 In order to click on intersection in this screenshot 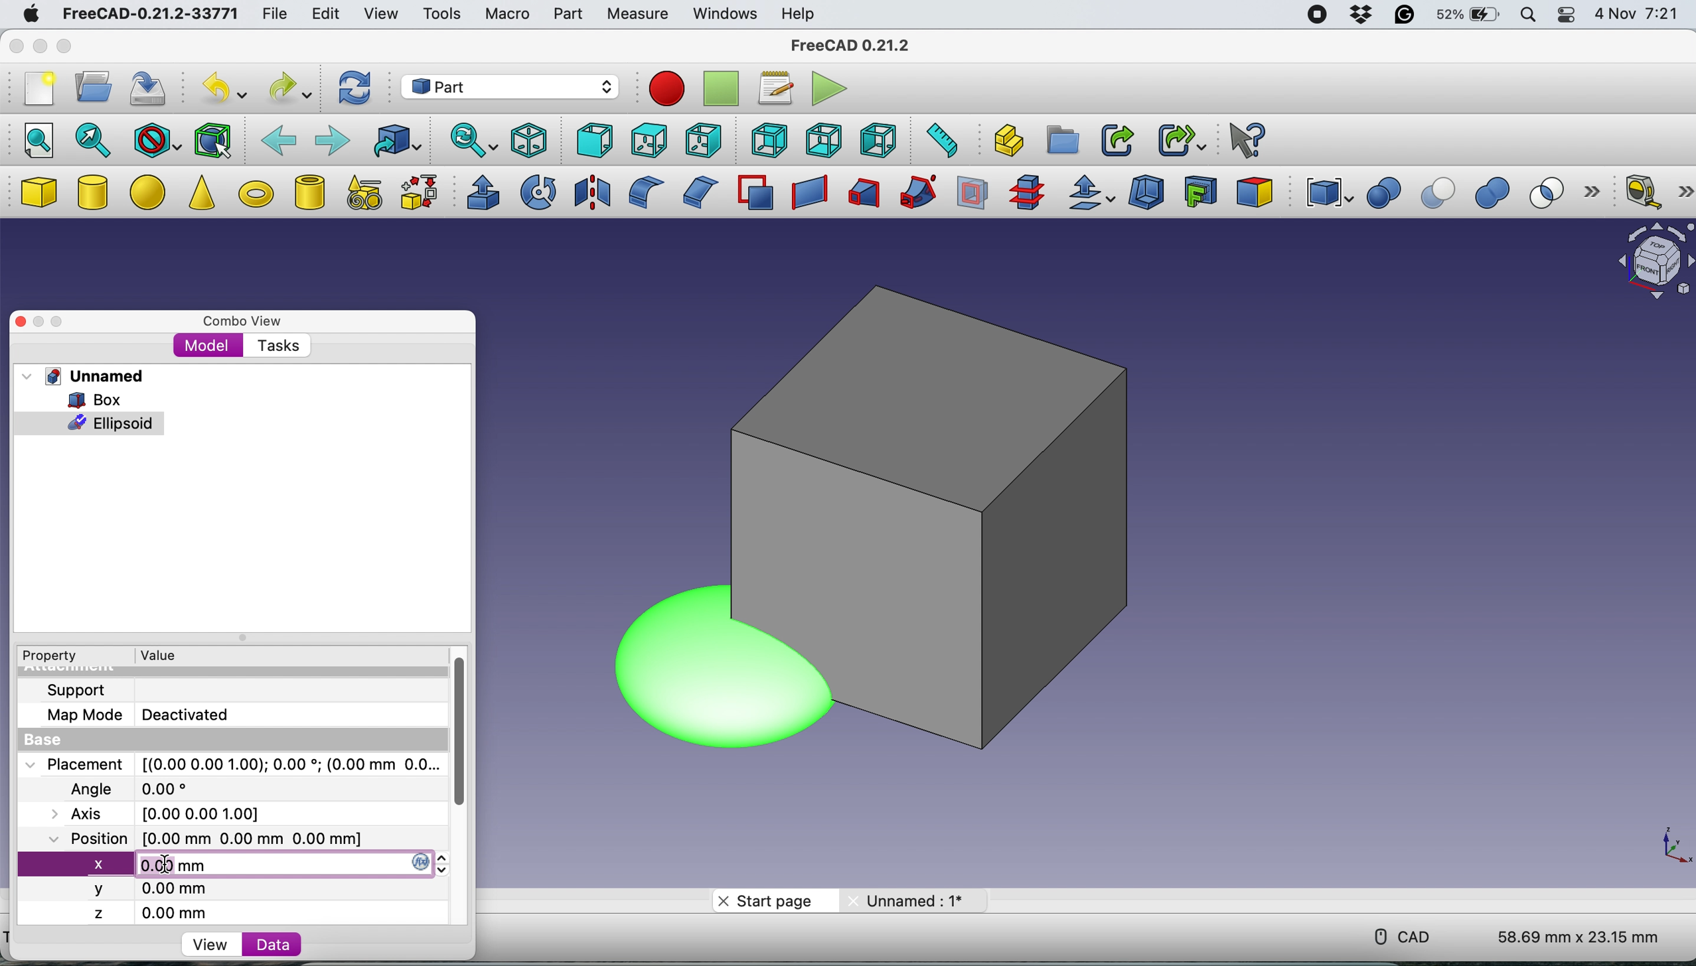, I will do `click(1554, 192)`.